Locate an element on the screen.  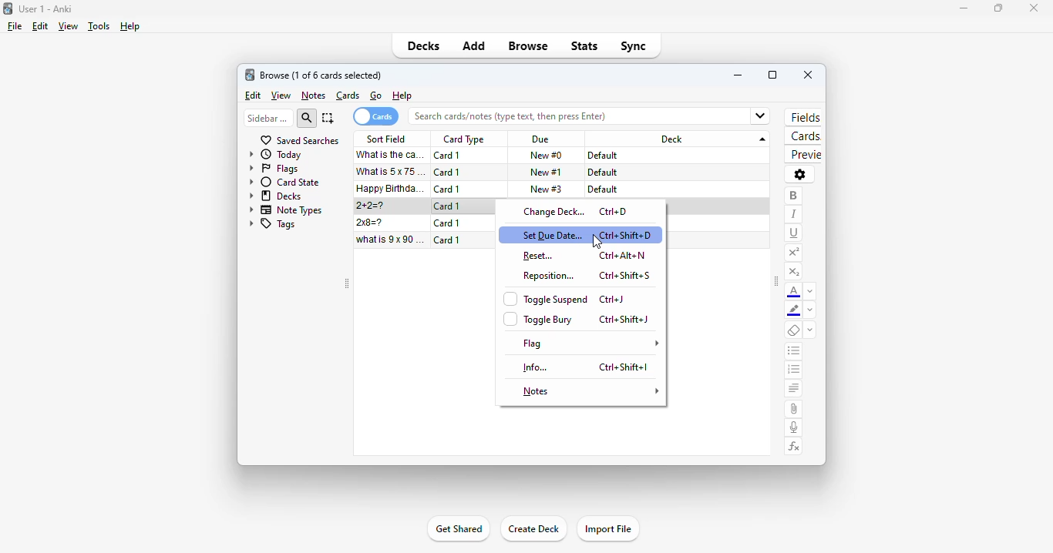
minimize is located at coordinates (959, 8).